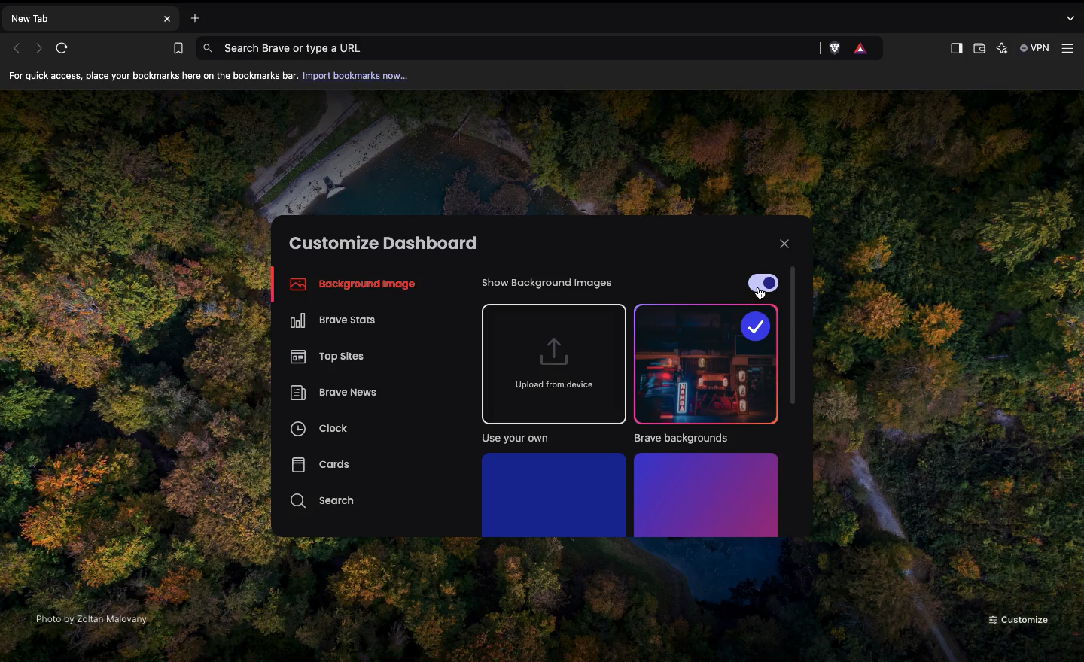 The width and height of the screenshot is (1084, 662). What do you see at coordinates (175, 49) in the screenshot?
I see `Bookmarks` at bounding box center [175, 49].